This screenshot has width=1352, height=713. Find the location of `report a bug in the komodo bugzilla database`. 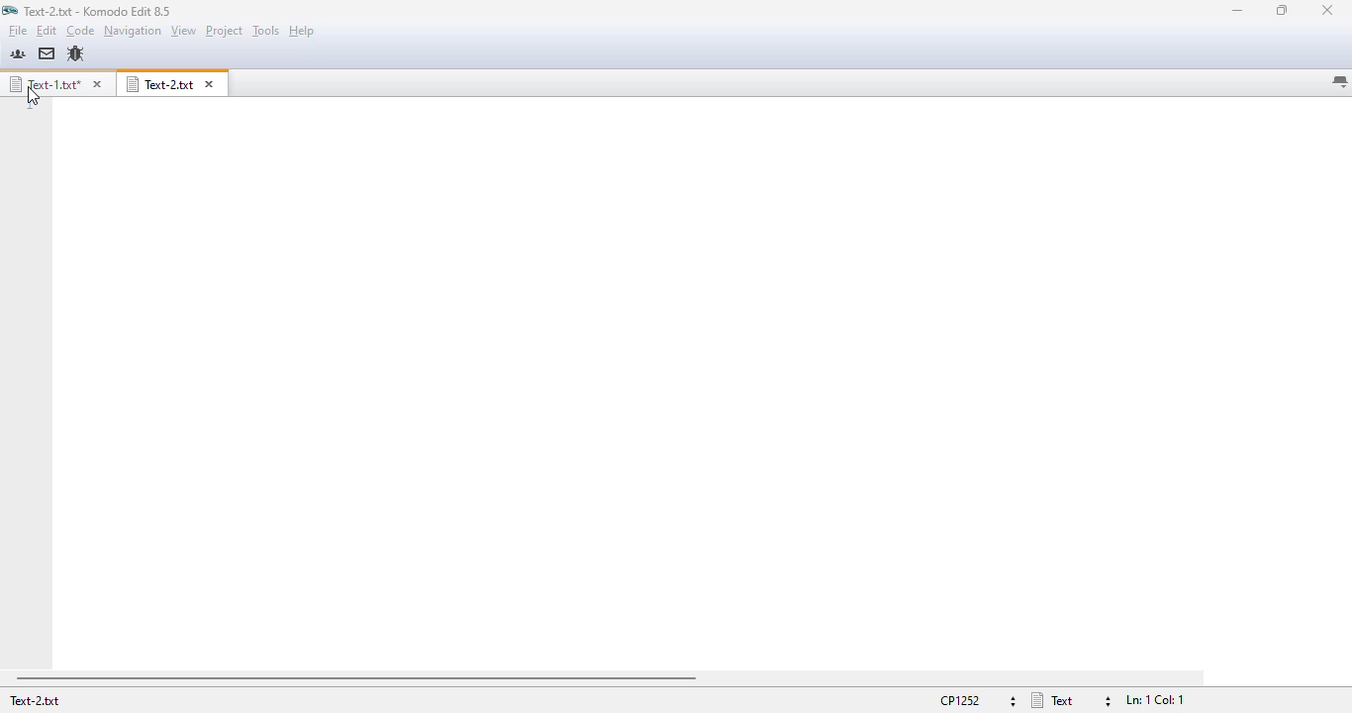

report a bug in the komodo bugzilla database is located at coordinates (75, 54).